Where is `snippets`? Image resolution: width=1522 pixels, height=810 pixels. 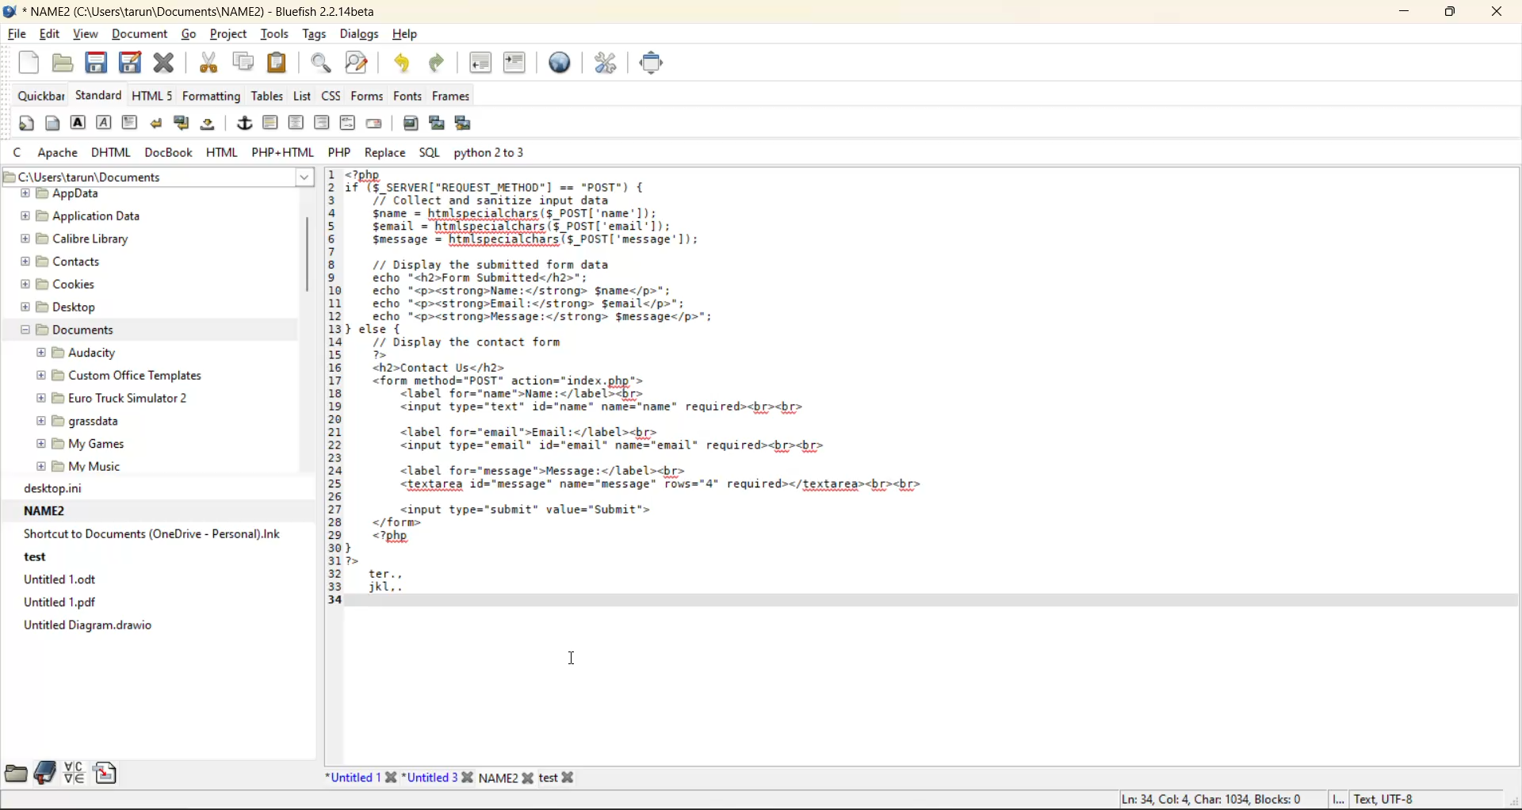
snippets is located at coordinates (105, 771).